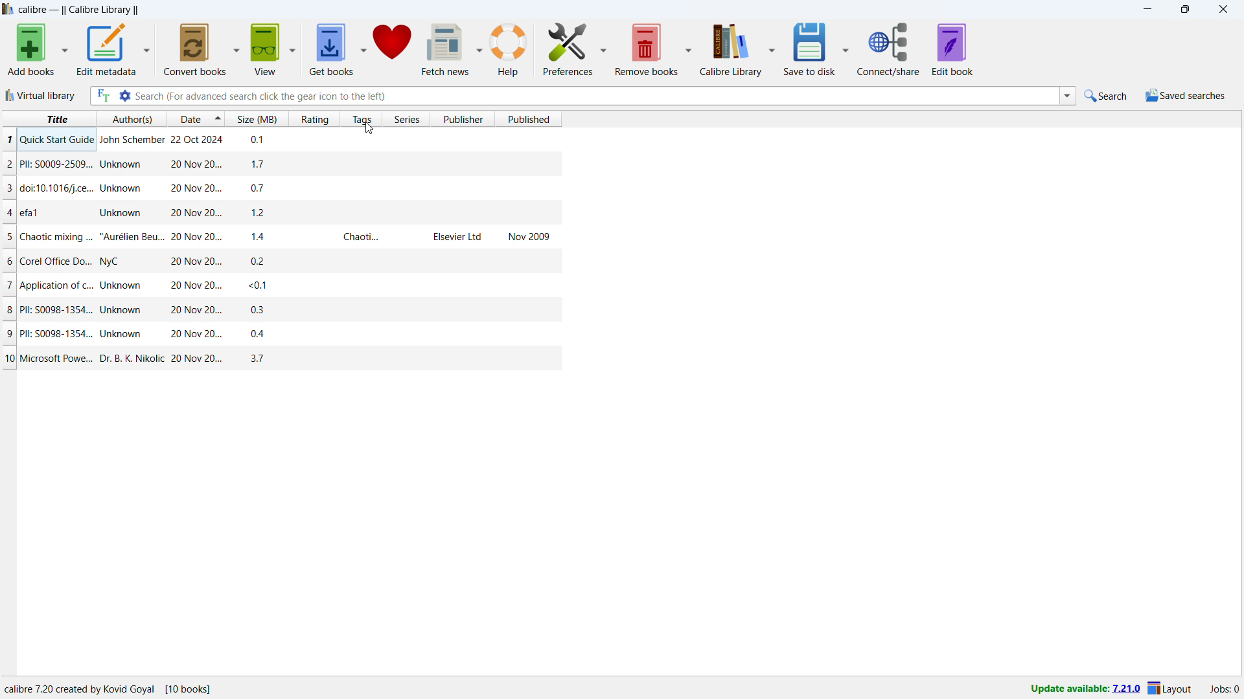 This screenshot has height=699, width=1244. I want to click on preferences, so click(567, 47).